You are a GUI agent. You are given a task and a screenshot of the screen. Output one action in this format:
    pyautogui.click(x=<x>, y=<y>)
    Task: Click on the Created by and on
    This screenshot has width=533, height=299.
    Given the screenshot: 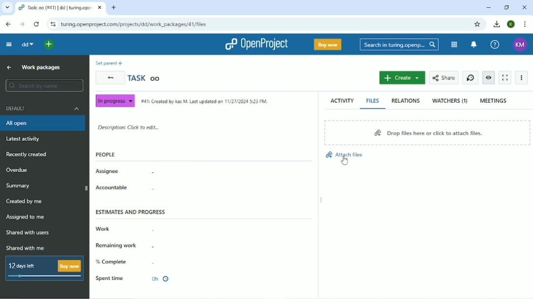 What is the action you would take?
    pyautogui.click(x=205, y=101)
    